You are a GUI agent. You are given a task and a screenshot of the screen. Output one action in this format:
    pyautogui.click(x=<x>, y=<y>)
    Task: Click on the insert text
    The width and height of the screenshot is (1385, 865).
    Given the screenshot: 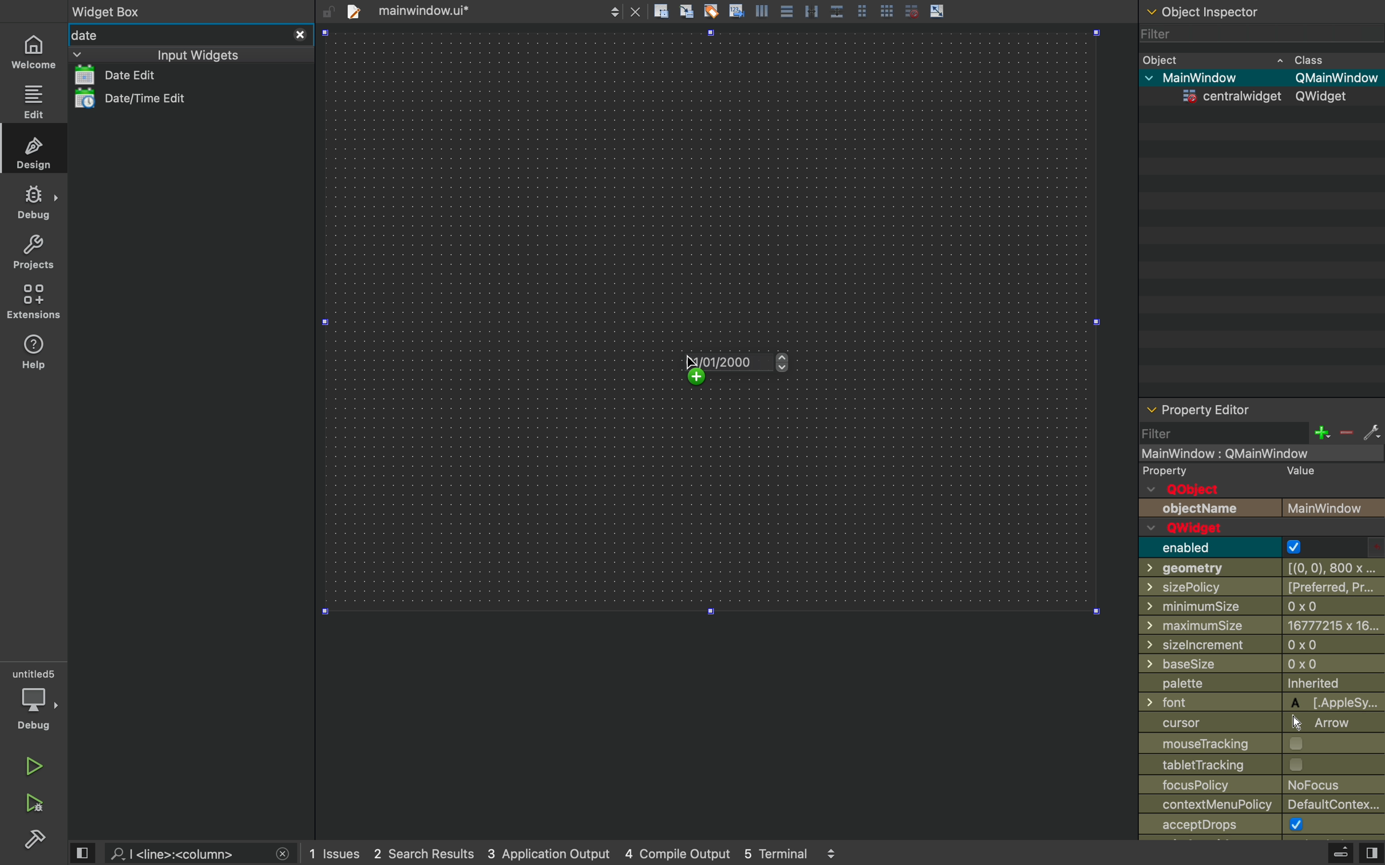 What is the action you would take?
    pyautogui.click(x=735, y=10)
    